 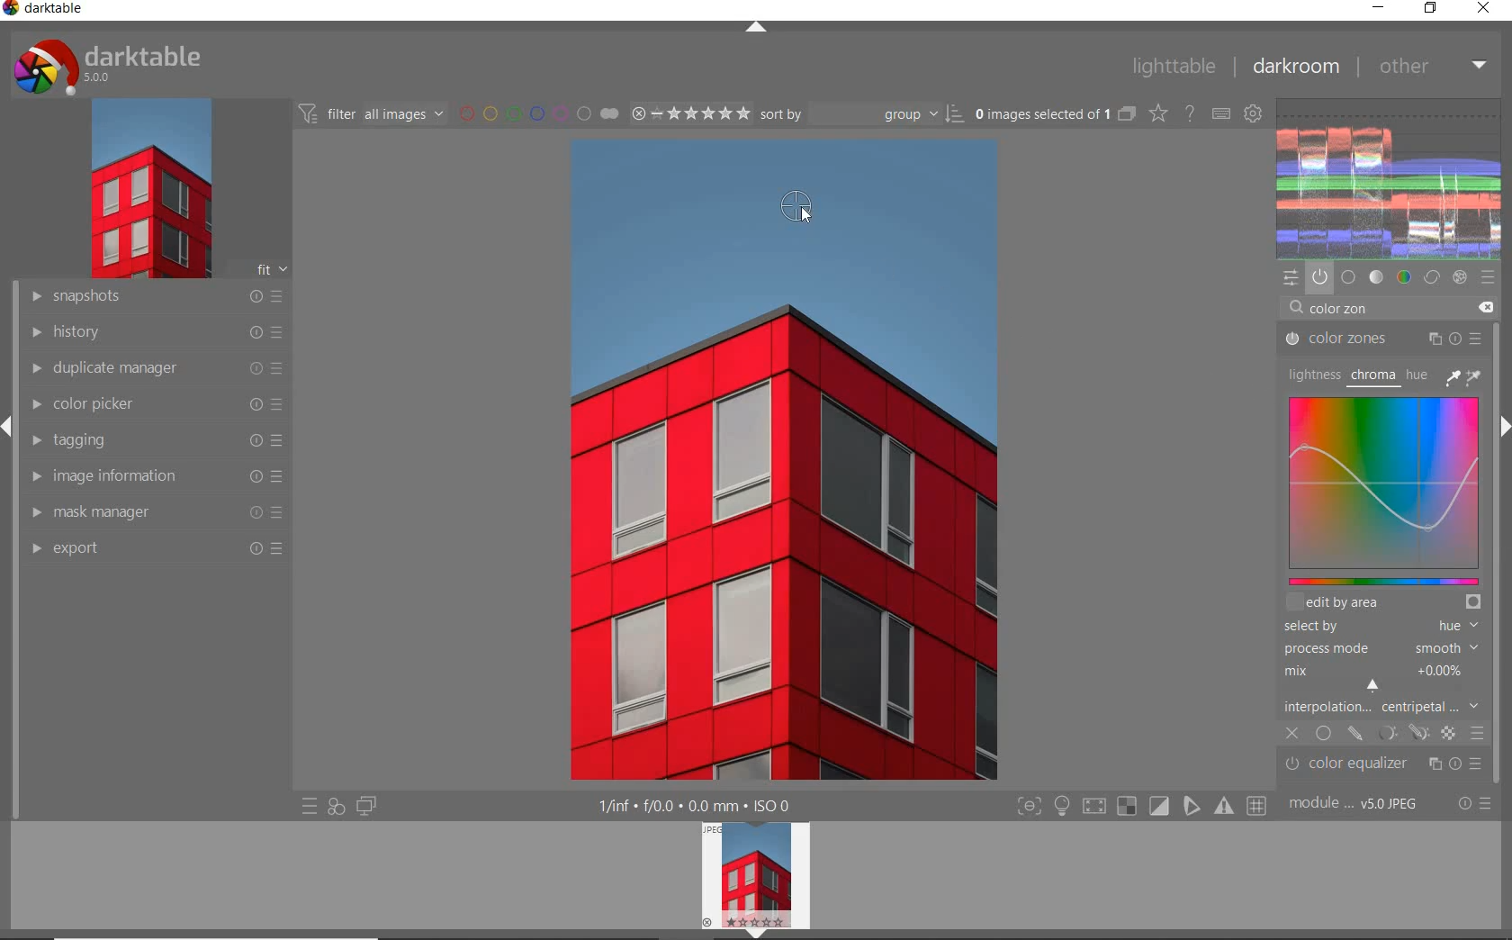 I want to click on MIX, so click(x=1379, y=674).